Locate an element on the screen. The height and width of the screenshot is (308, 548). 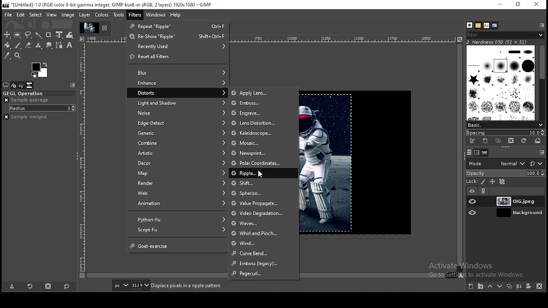
lock: is located at coordinates (471, 181).